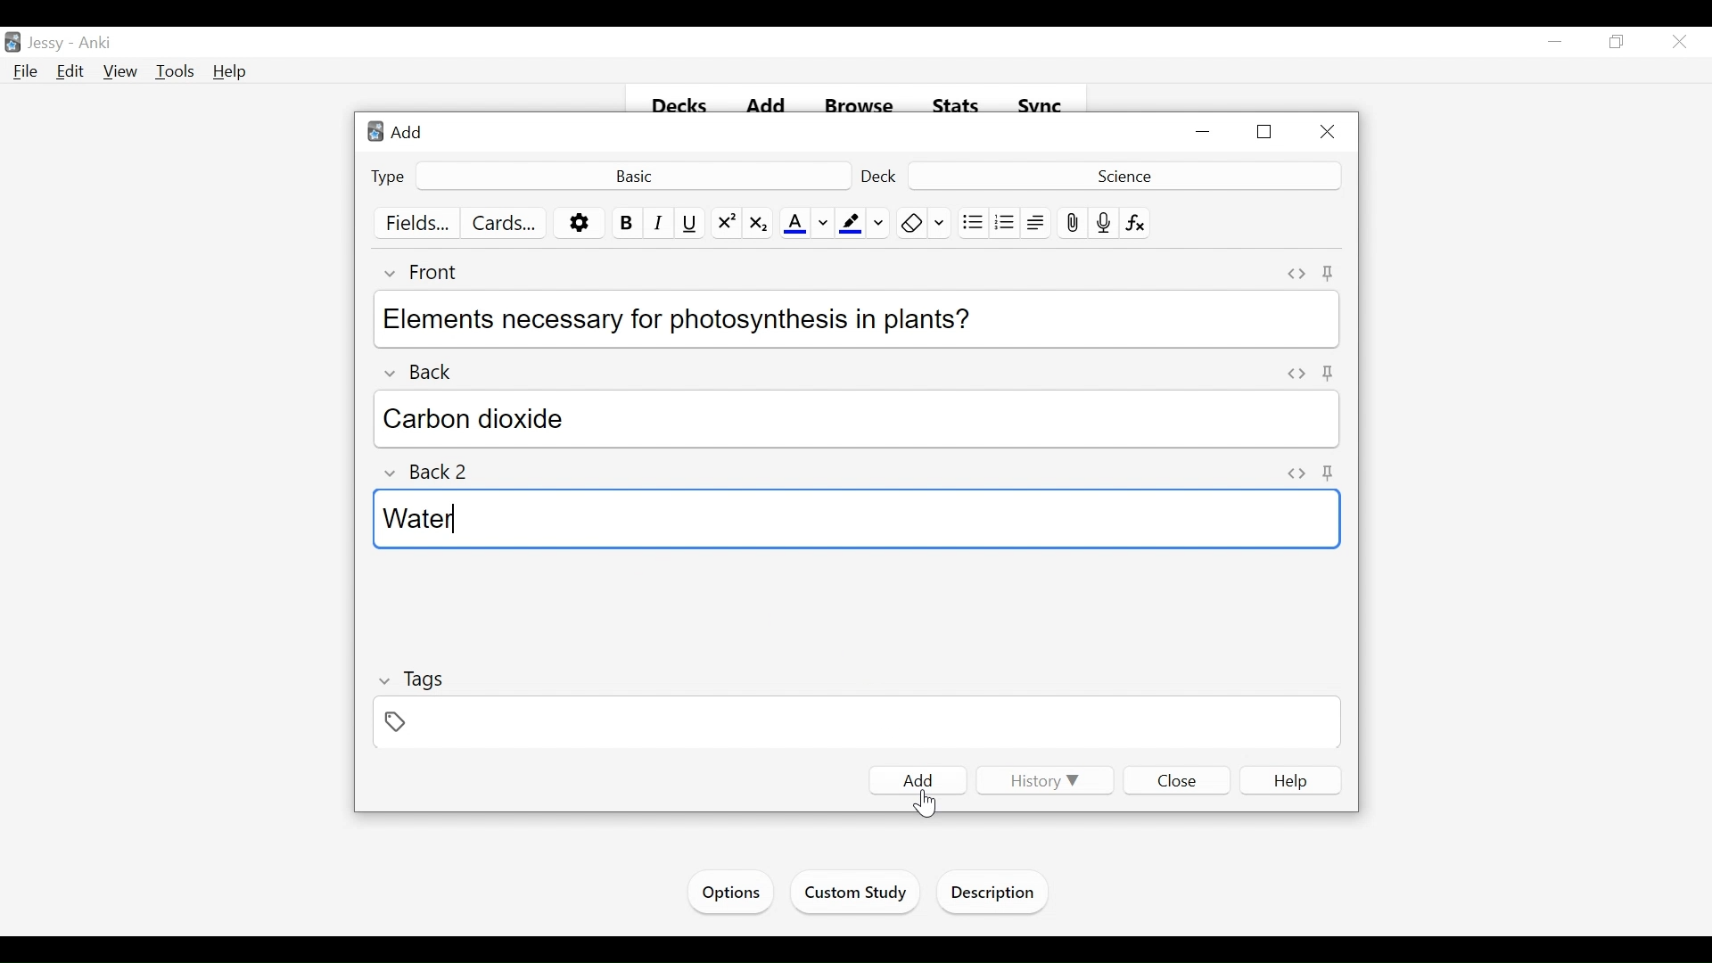  What do you see at coordinates (1036, 223) in the screenshot?
I see `Alignment` at bounding box center [1036, 223].